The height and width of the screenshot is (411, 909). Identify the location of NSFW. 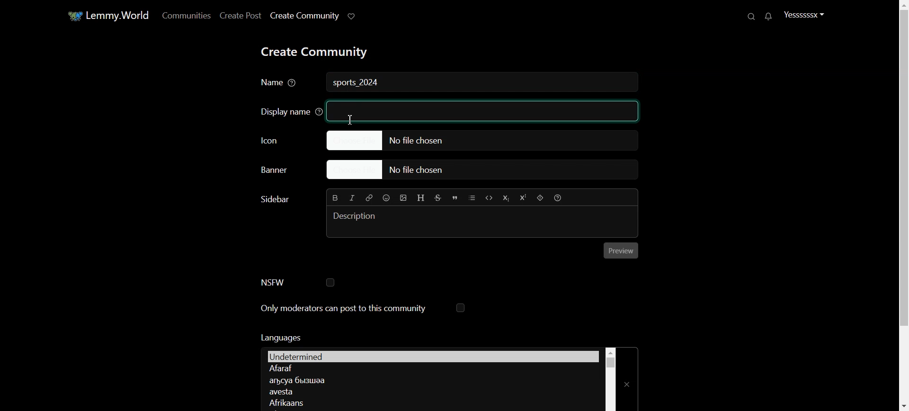
(297, 282).